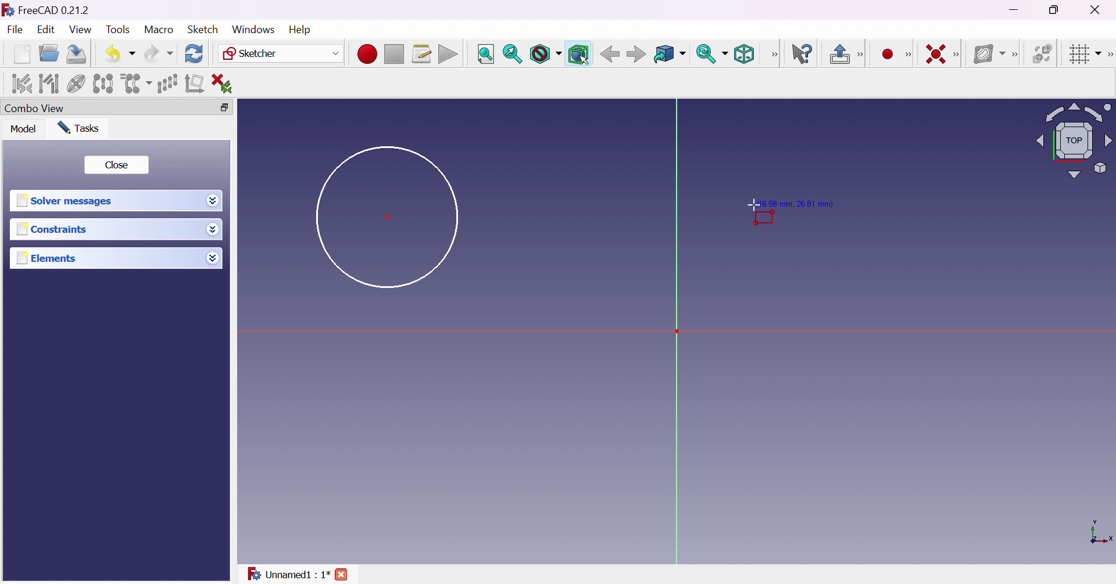  I want to click on Tools, so click(119, 30).